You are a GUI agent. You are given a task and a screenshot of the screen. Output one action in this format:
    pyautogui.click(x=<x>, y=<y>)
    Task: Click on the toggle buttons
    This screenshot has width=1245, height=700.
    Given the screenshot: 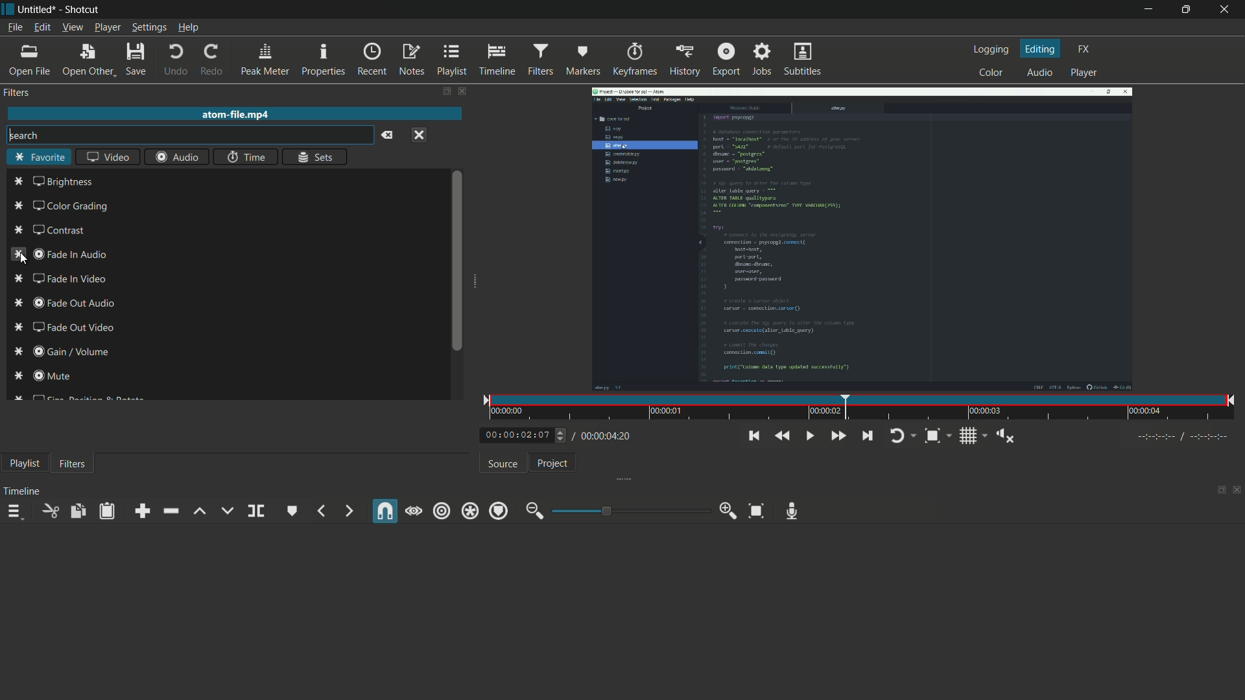 What is the action you would take?
    pyautogui.click(x=562, y=436)
    